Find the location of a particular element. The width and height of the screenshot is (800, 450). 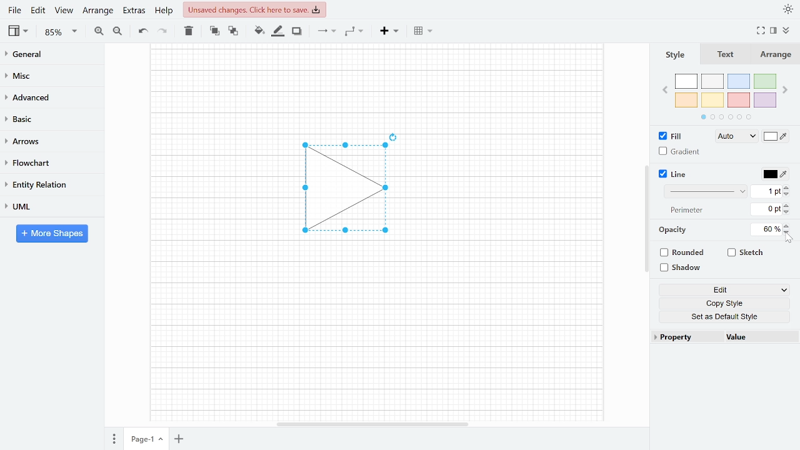

Format (Ctrl+Shift+P) is located at coordinates (774, 31).